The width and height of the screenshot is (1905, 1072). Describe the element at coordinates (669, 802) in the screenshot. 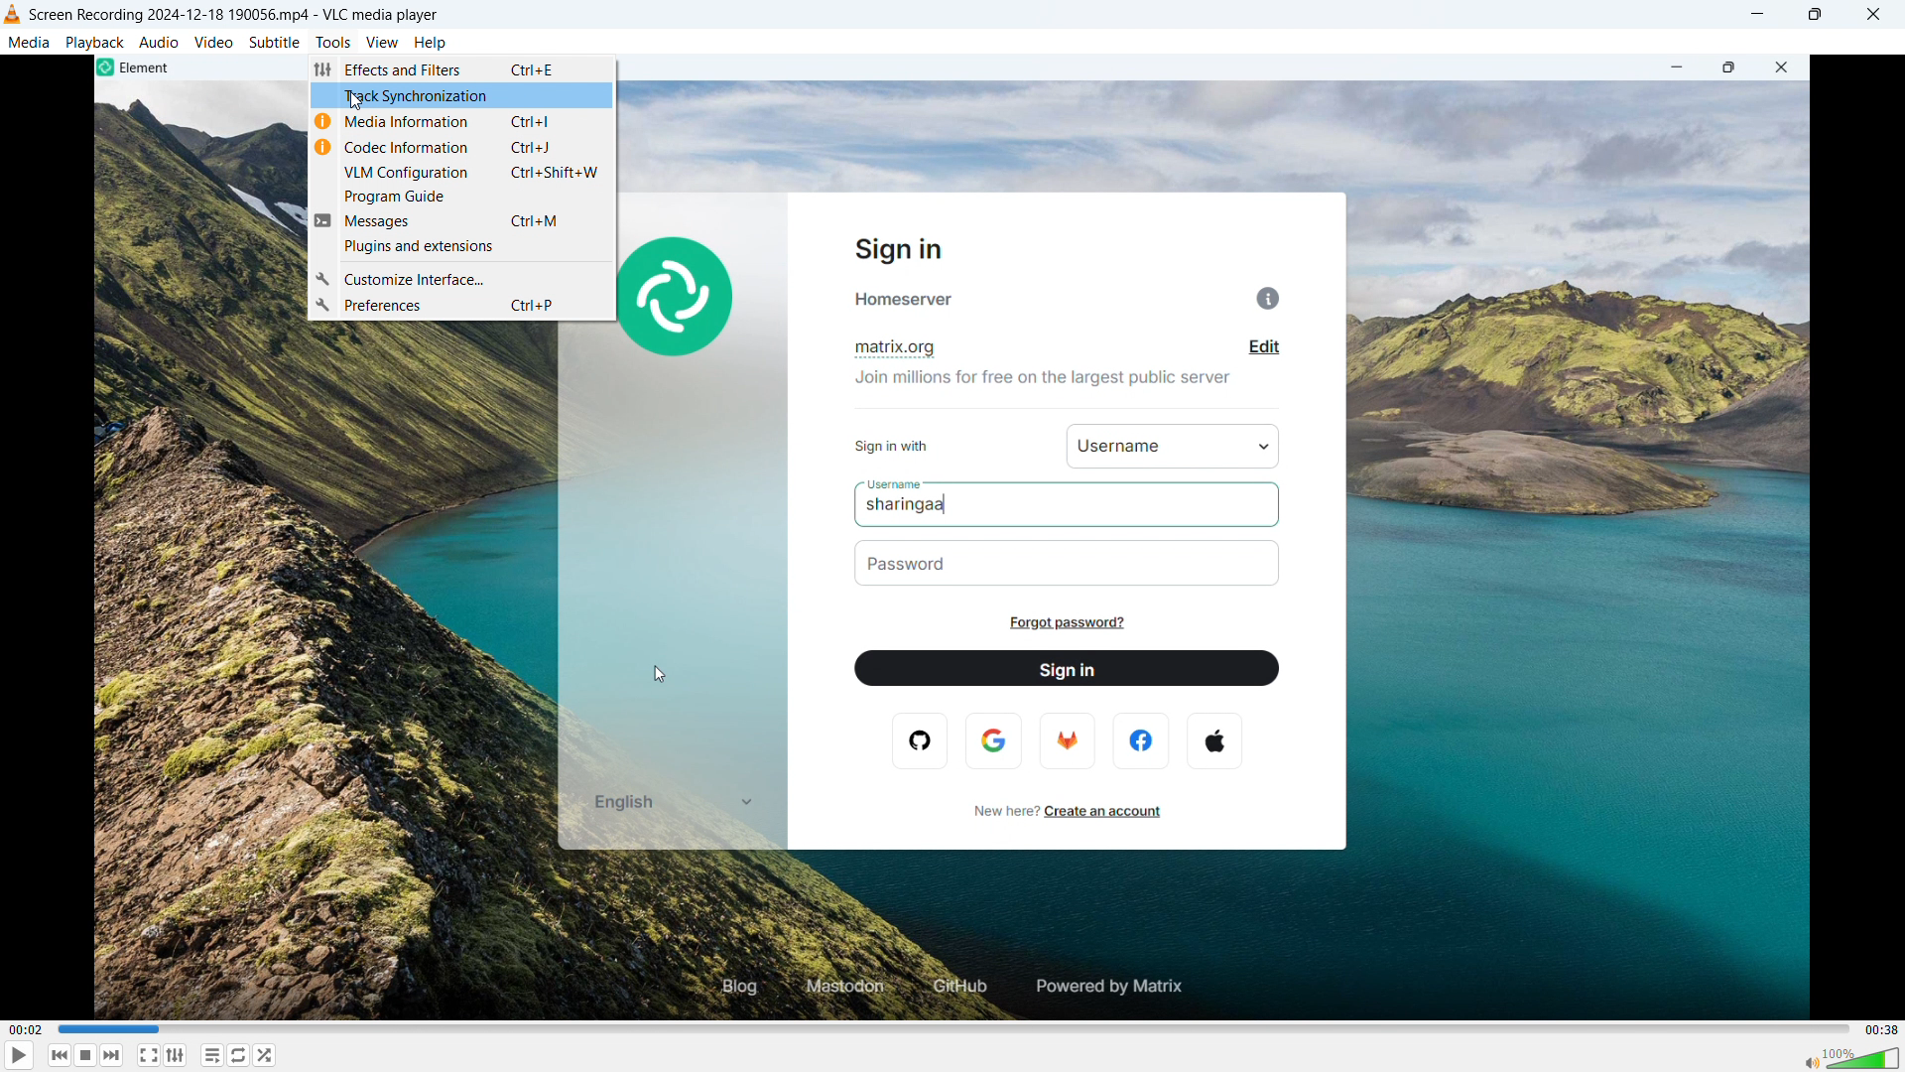

I see `english` at that location.